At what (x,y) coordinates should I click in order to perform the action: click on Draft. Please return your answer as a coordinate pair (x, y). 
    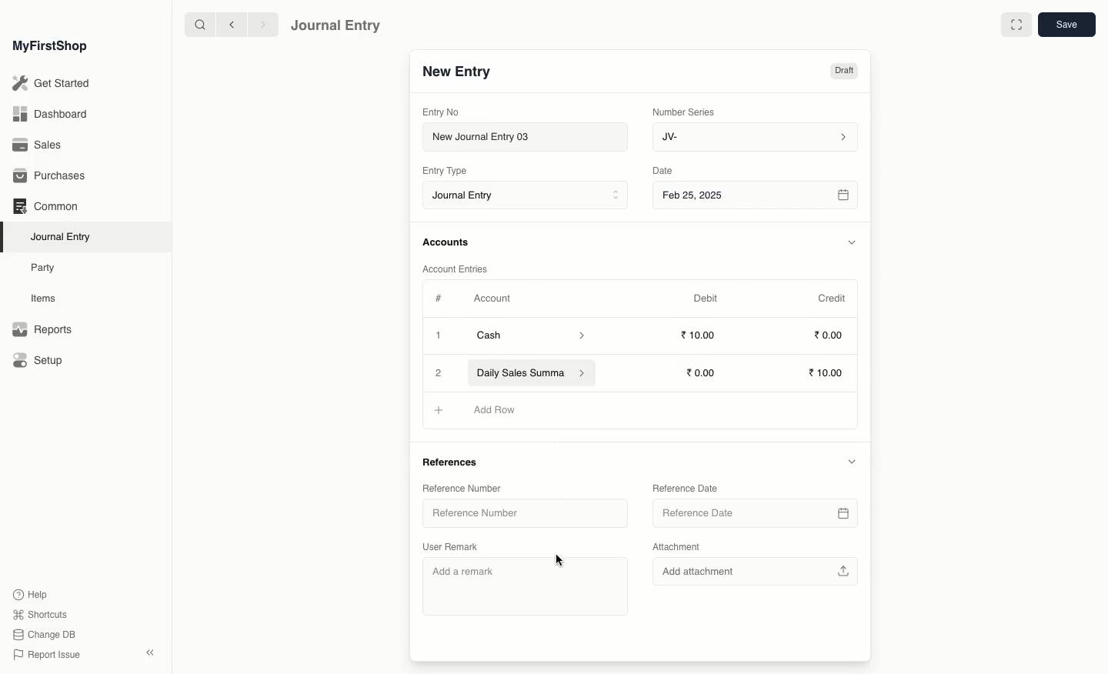
    Looking at the image, I should click on (843, 72).